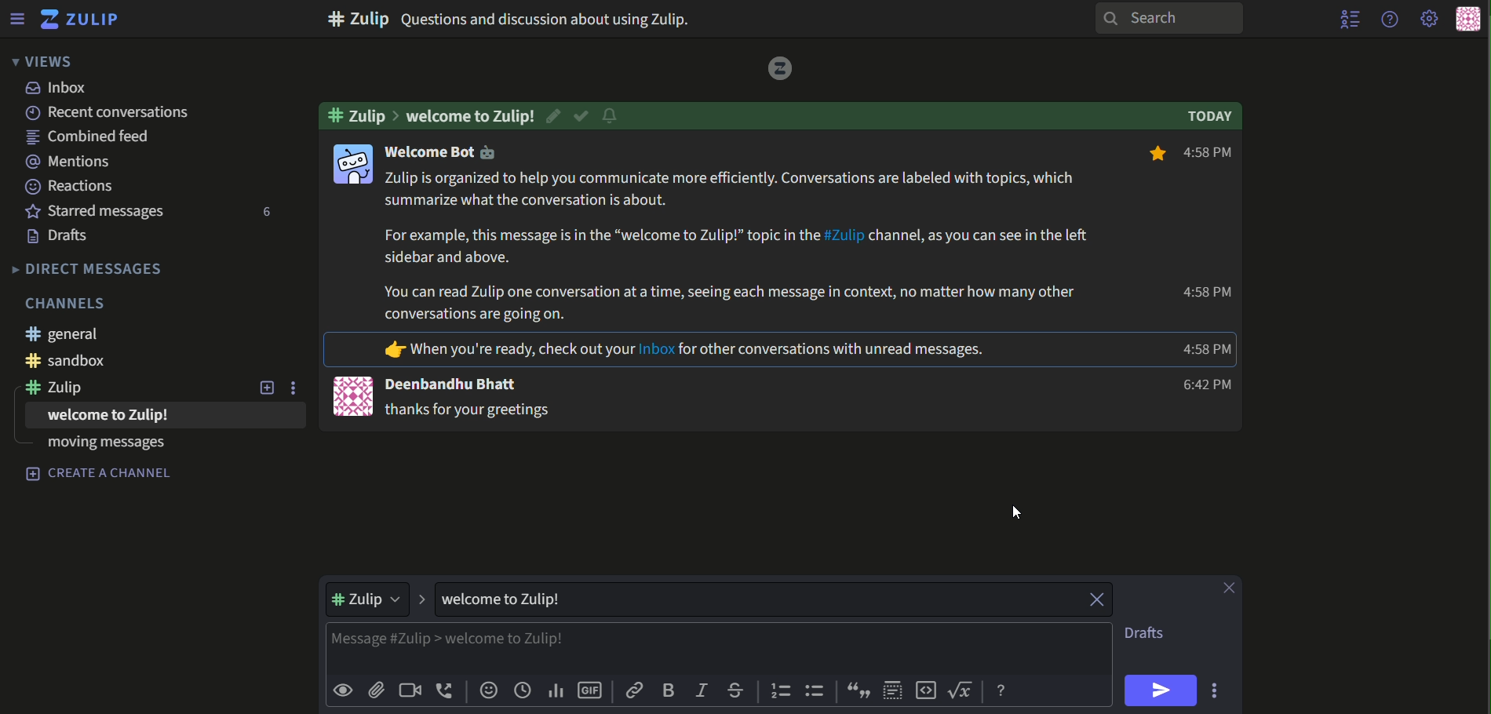  Describe the element at coordinates (80, 20) in the screenshot. I see `logo and title` at that location.